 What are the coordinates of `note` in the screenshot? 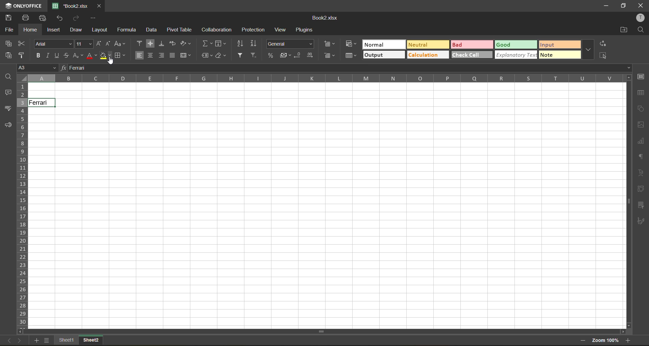 It's located at (560, 55).